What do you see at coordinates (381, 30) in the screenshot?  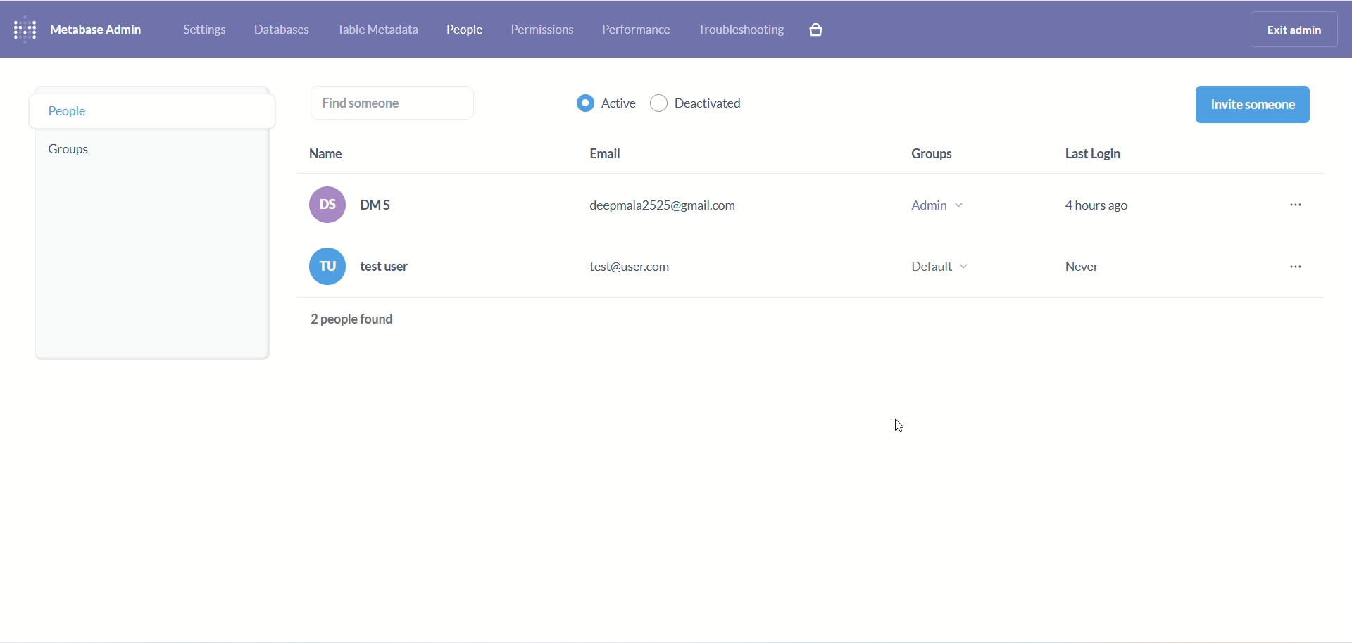 I see `table metadata` at bounding box center [381, 30].